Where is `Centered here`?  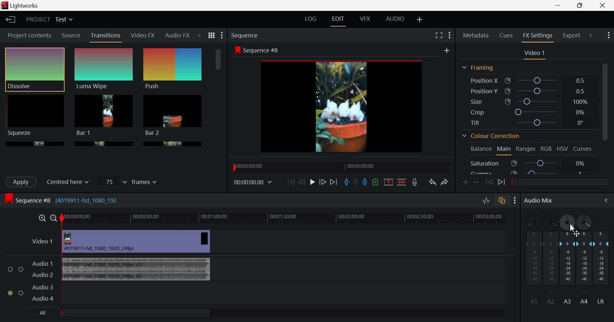 Centered here is located at coordinates (71, 181).